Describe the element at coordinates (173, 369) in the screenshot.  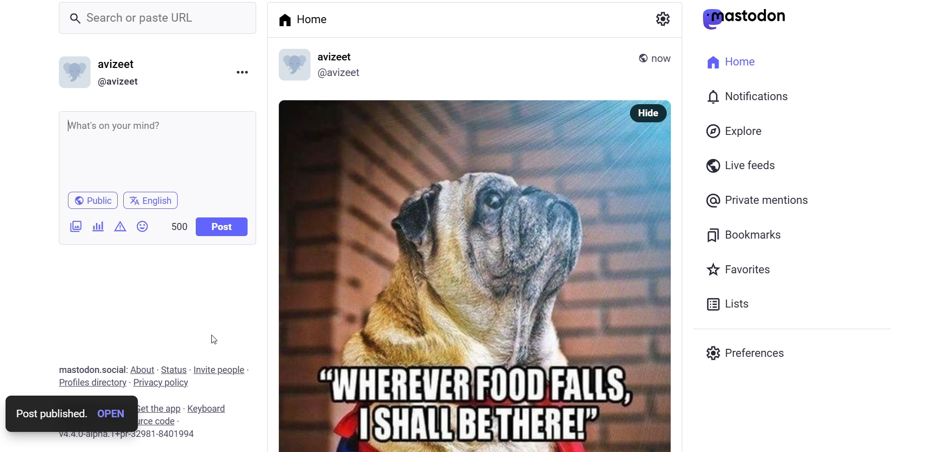
I see `status` at that location.